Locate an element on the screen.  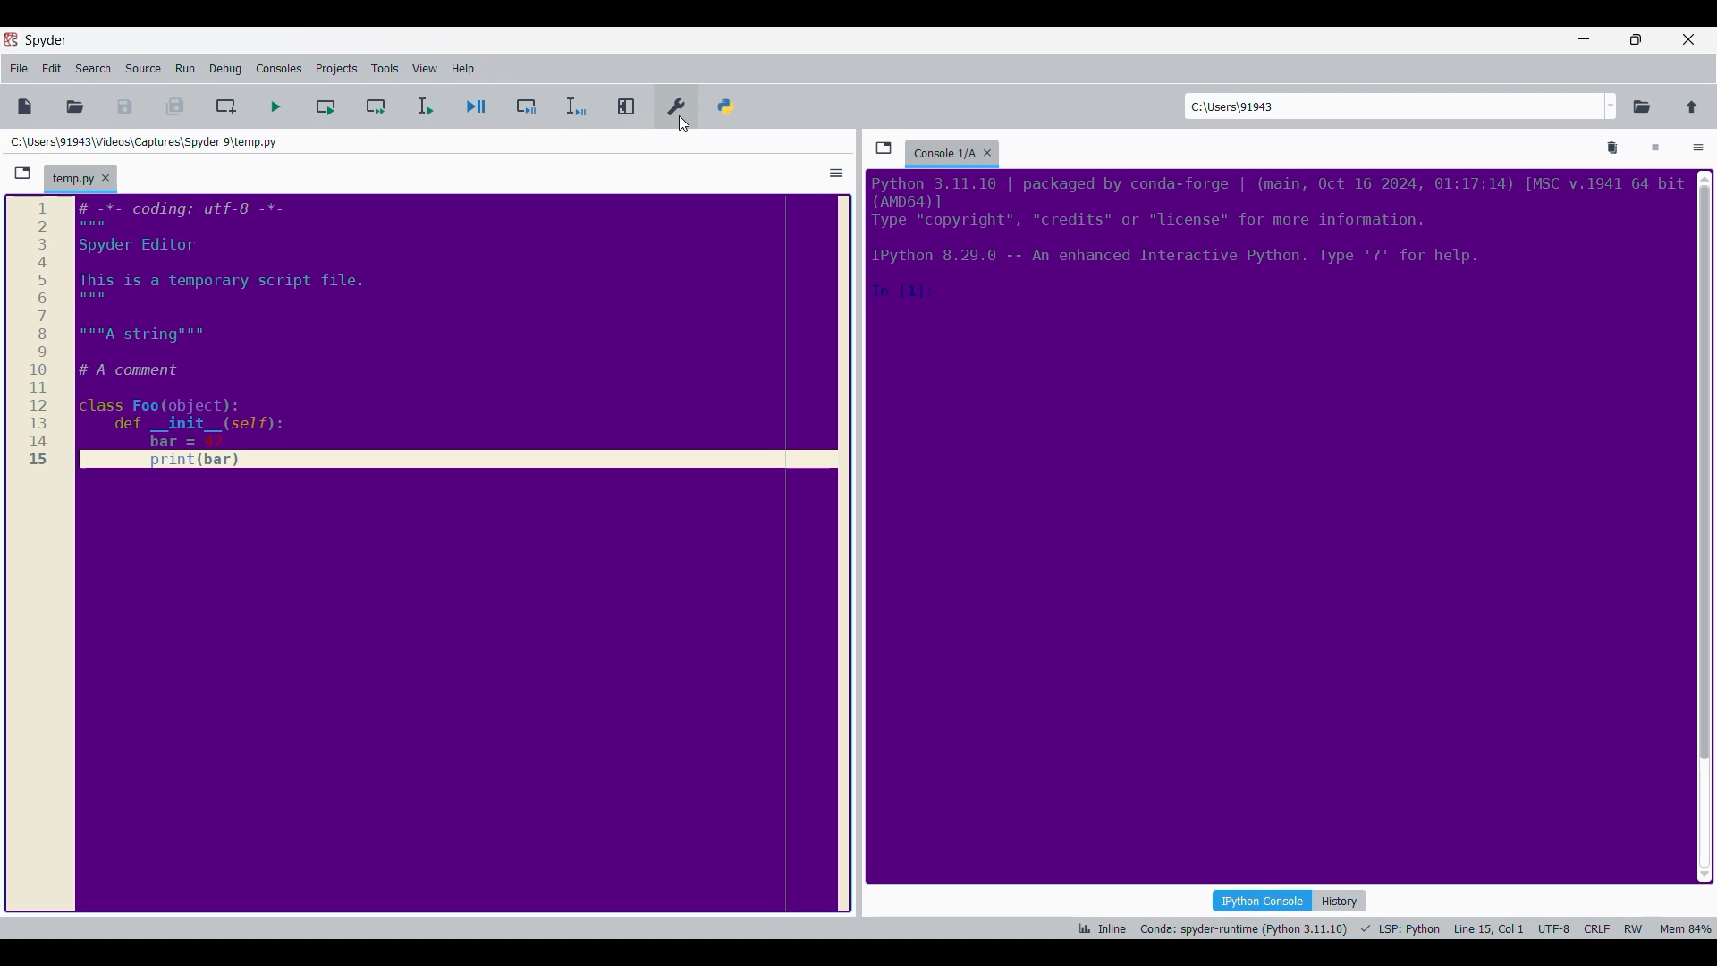
Run file is located at coordinates (276, 106).